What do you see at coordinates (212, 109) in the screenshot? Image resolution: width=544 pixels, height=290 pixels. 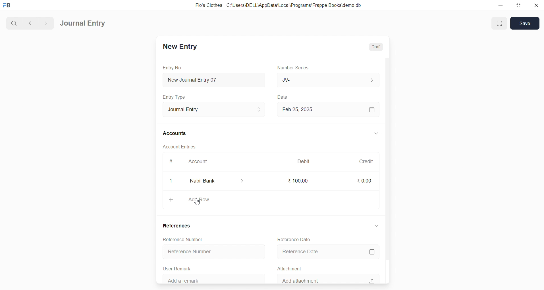 I see `Journal Entry` at bounding box center [212, 109].